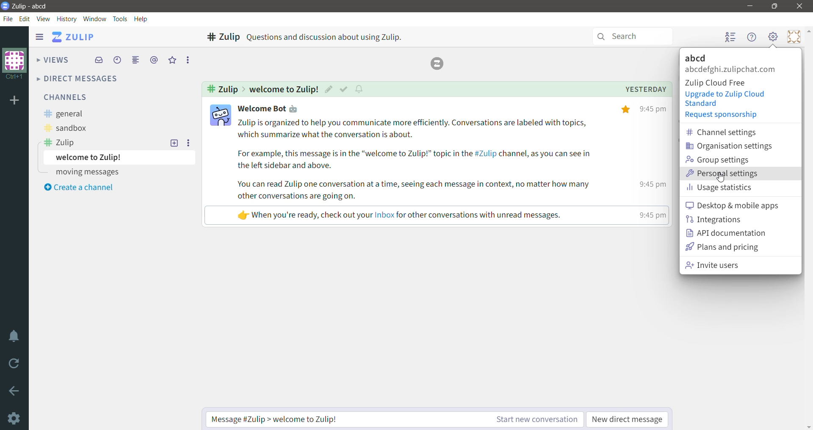 Image resolution: width=813 pixels, height=430 pixels. I want to click on API Documentation, so click(727, 233).